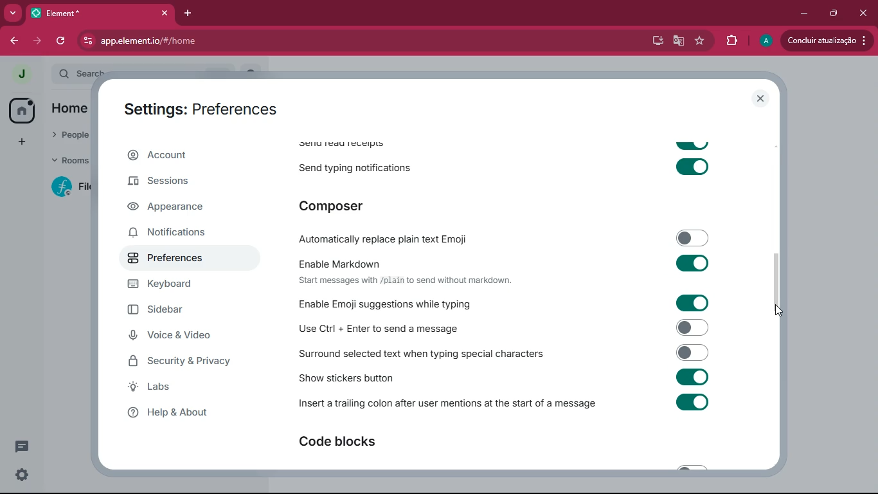 The width and height of the screenshot is (878, 494). Describe the element at coordinates (98, 13) in the screenshot. I see `tab` at that location.